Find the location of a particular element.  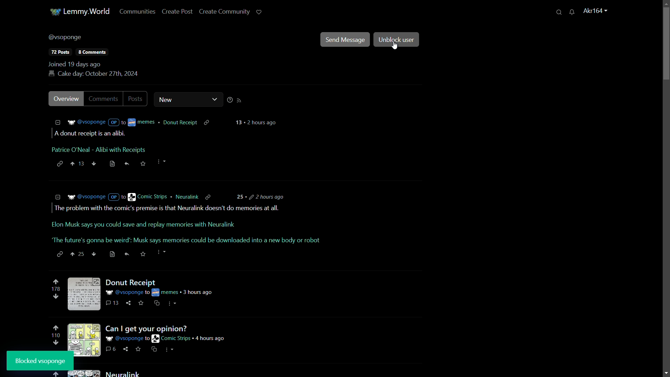

create post is located at coordinates (178, 12).